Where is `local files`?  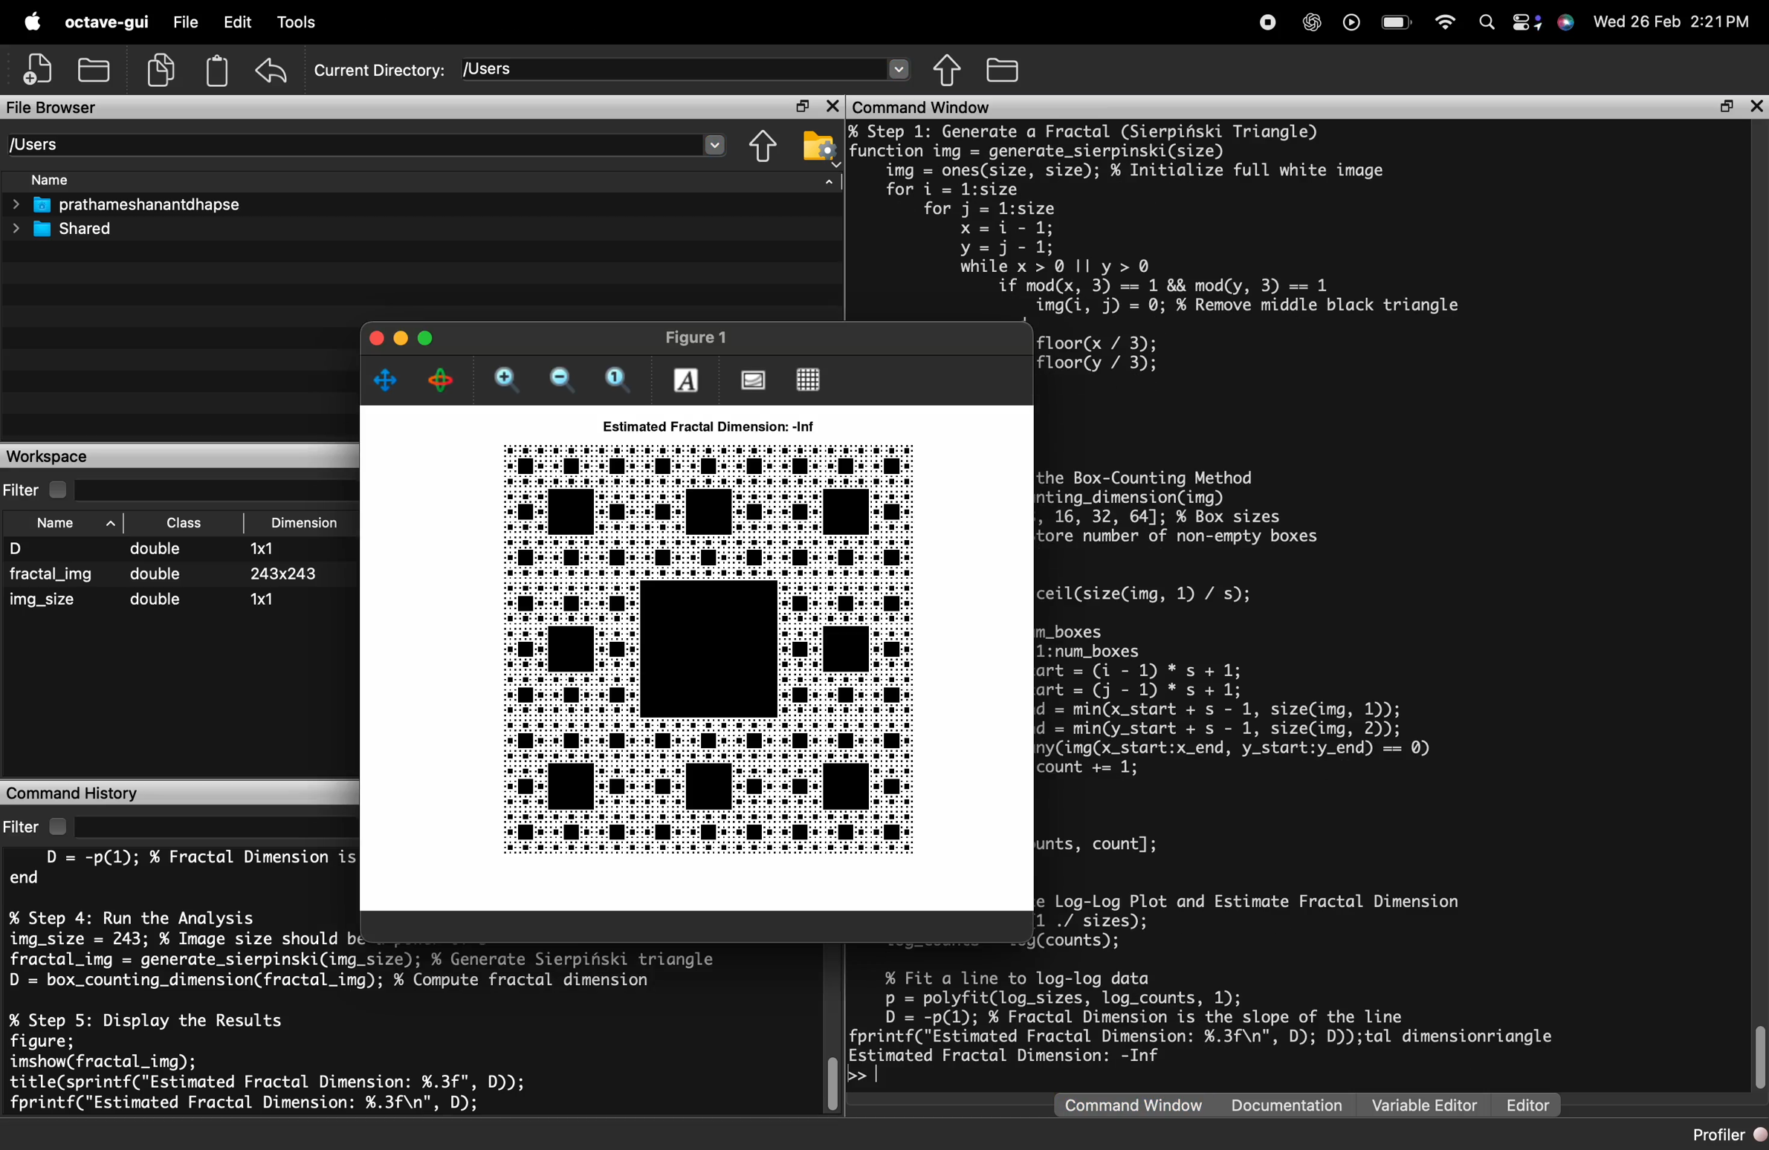
local files is located at coordinates (99, 69).